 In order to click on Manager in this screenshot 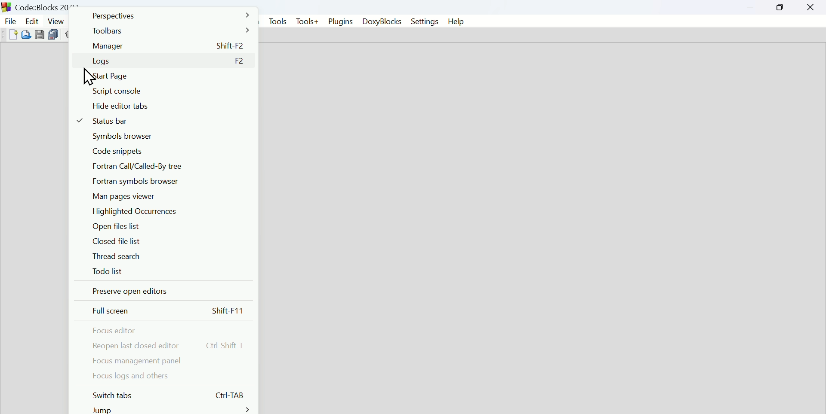, I will do `click(169, 46)`.